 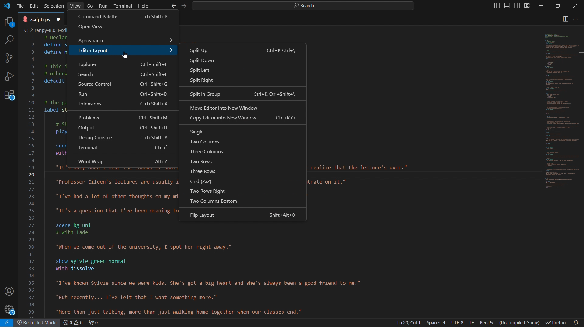 What do you see at coordinates (508, 6) in the screenshot?
I see `Toggle Panel` at bounding box center [508, 6].